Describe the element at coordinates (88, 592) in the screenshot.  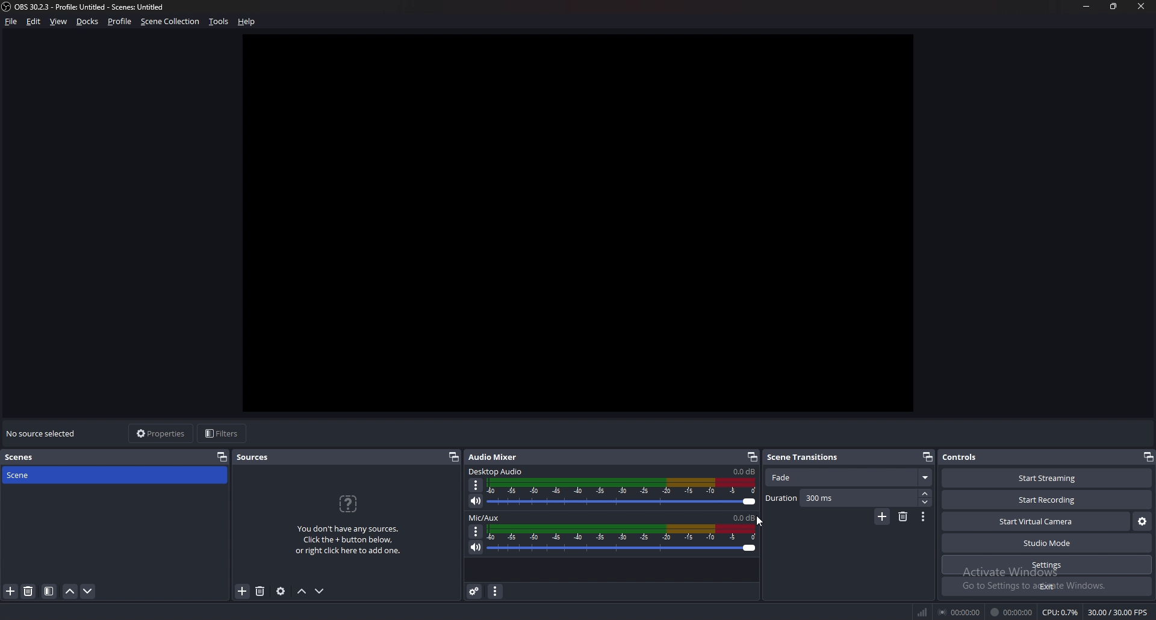
I see `move scene down` at that location.